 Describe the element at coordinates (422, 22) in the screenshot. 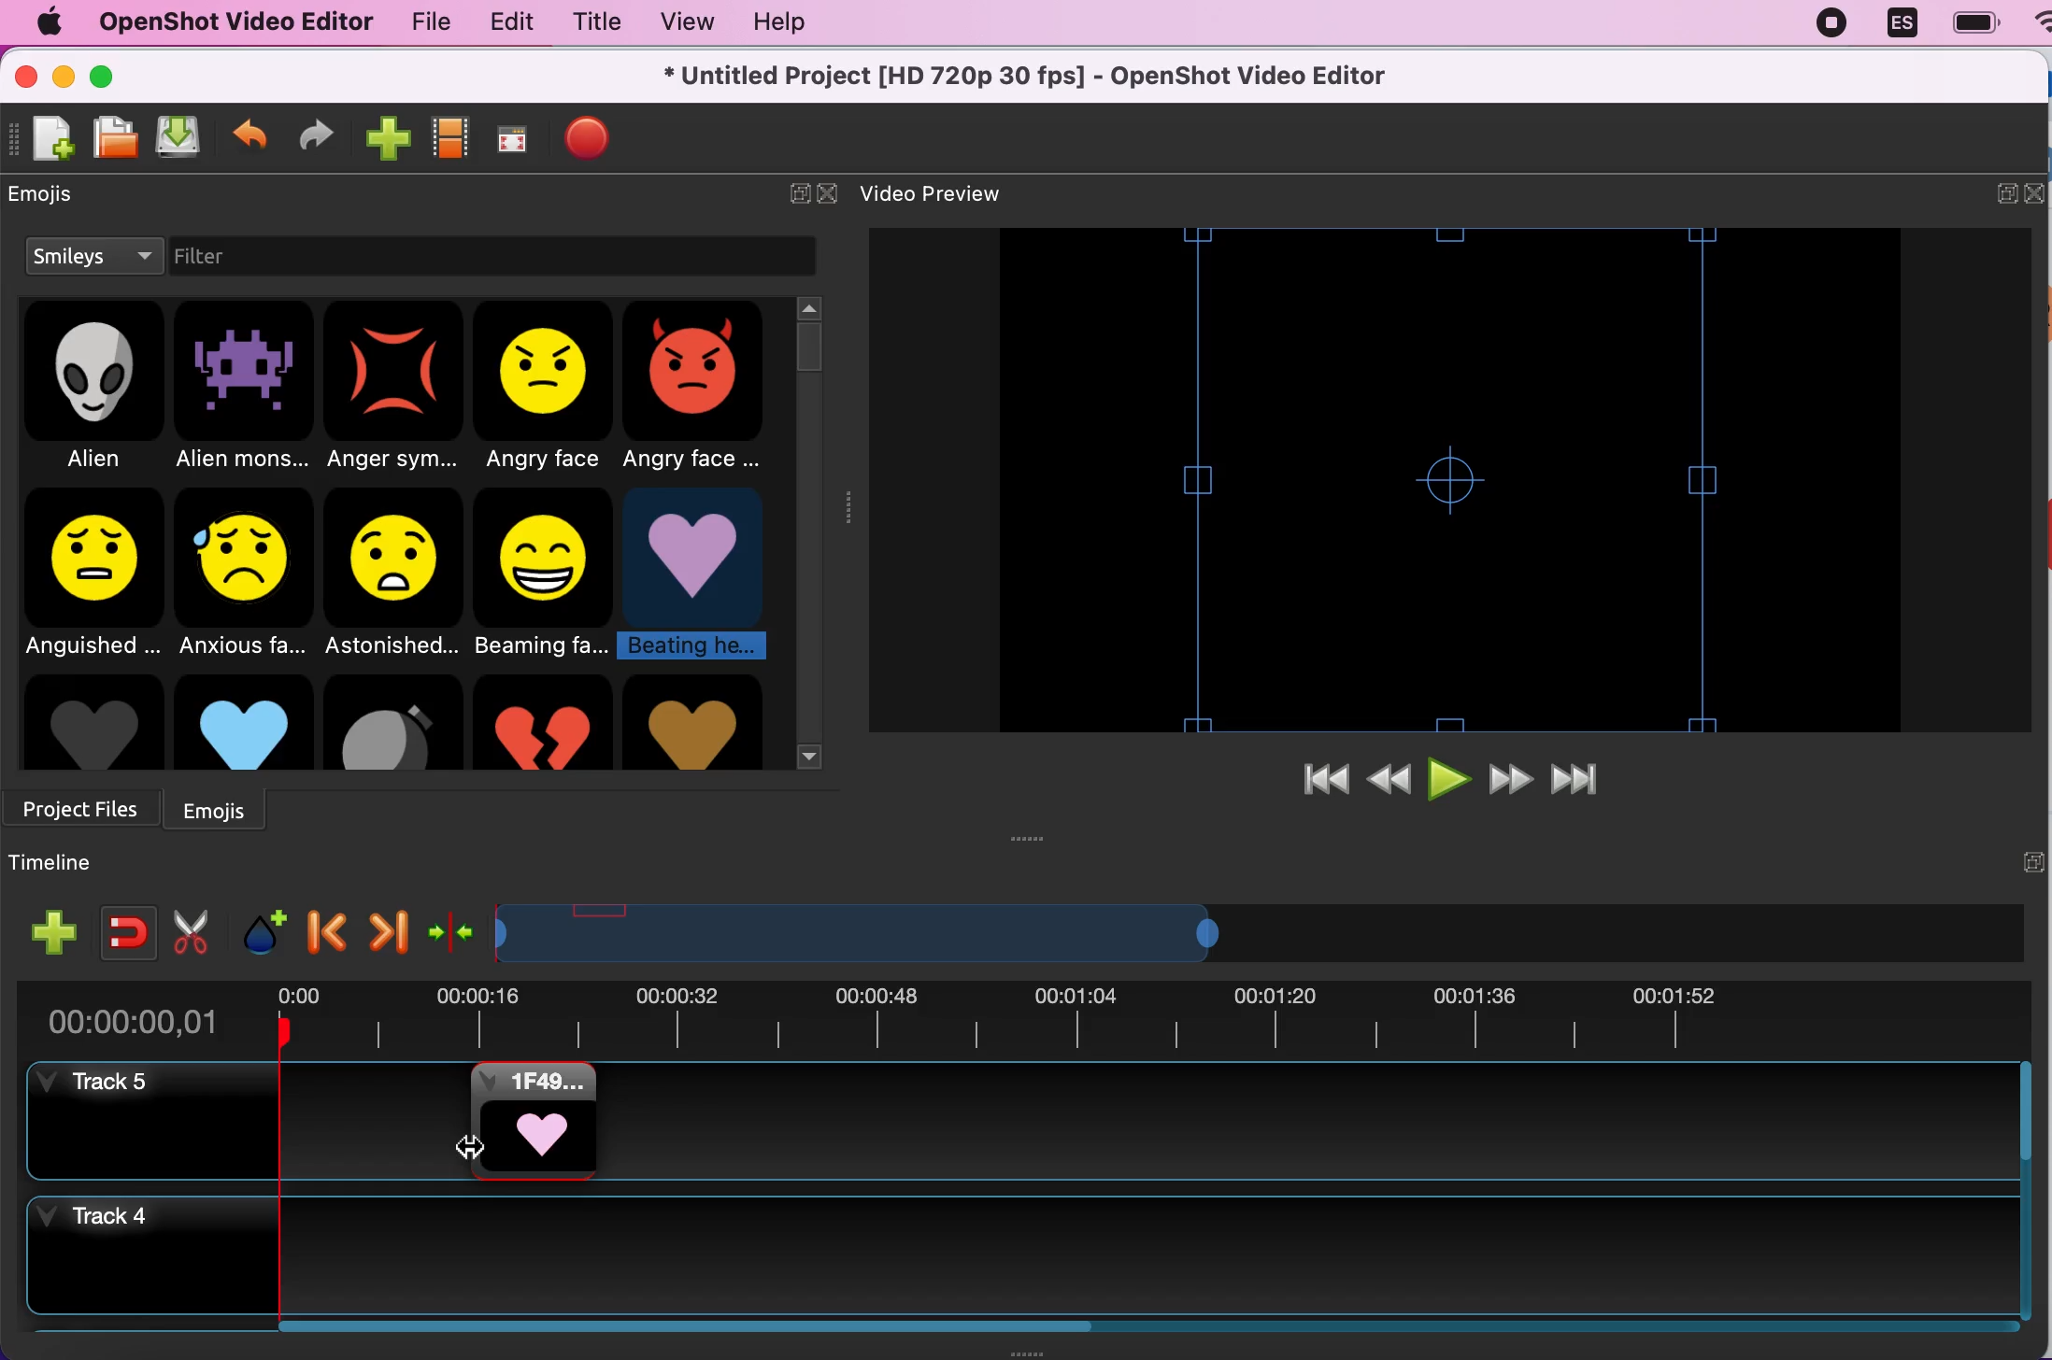

I see `file` at that location.